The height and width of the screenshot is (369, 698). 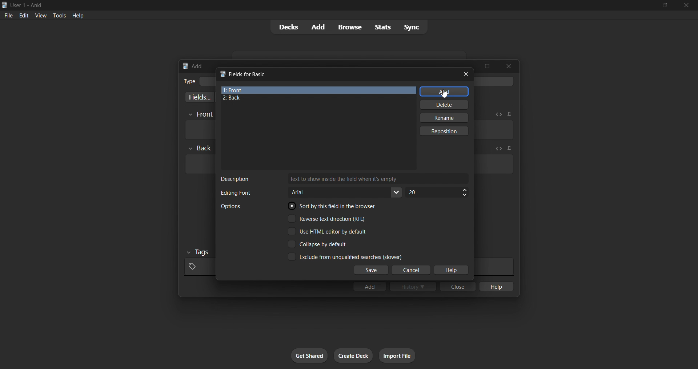 What do you see at coordinates (316, 98) in the screenshot?
I see `back field` at bounding box center [316, 98].